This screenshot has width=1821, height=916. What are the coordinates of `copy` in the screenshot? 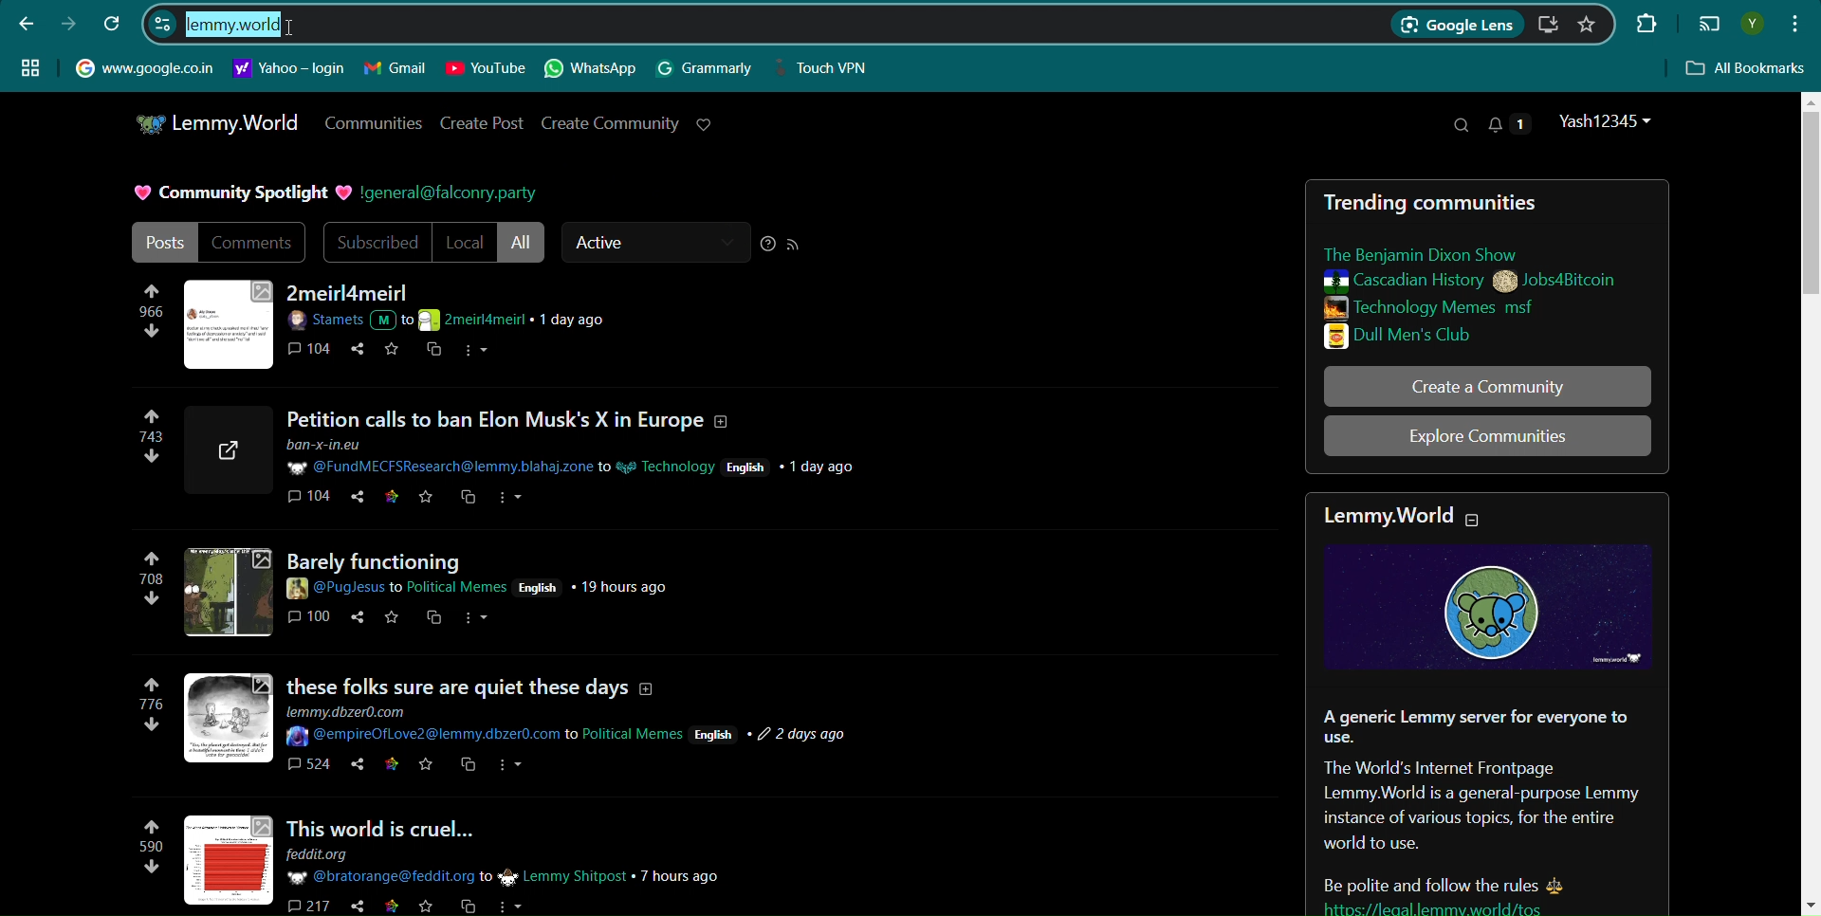 It's located at (464, 907).